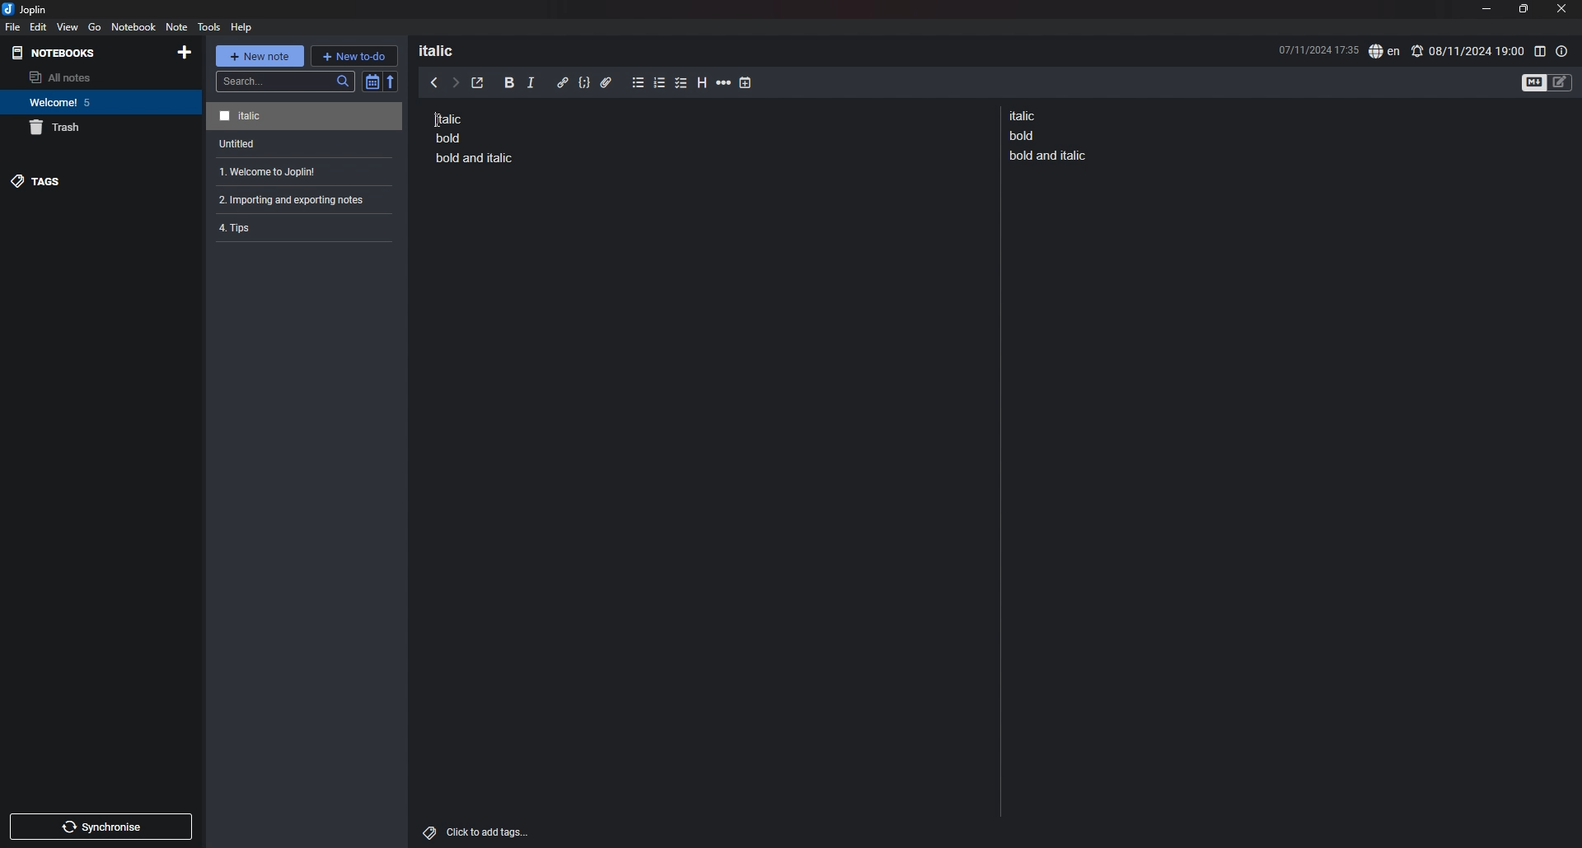  What do you see at coordinates (1523, 9) in the screenshot?
I see `resize` at bounding box center [1523, 9].